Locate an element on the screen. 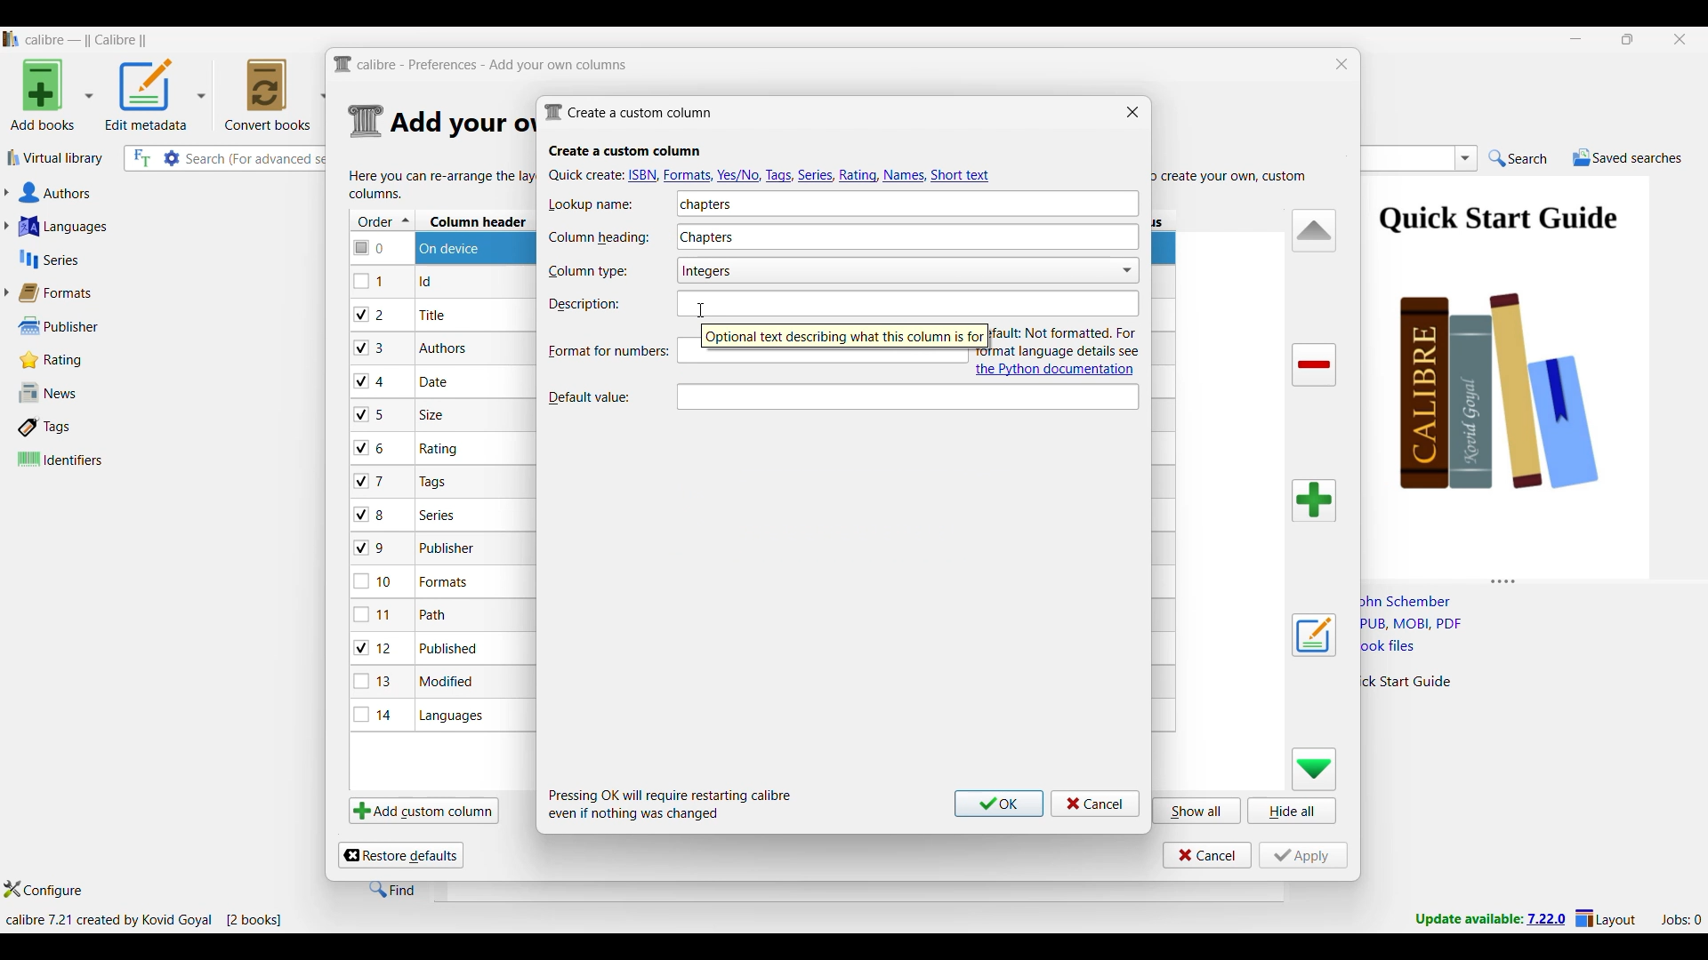  checkbox - 9 is located at coordinates (370, 548).